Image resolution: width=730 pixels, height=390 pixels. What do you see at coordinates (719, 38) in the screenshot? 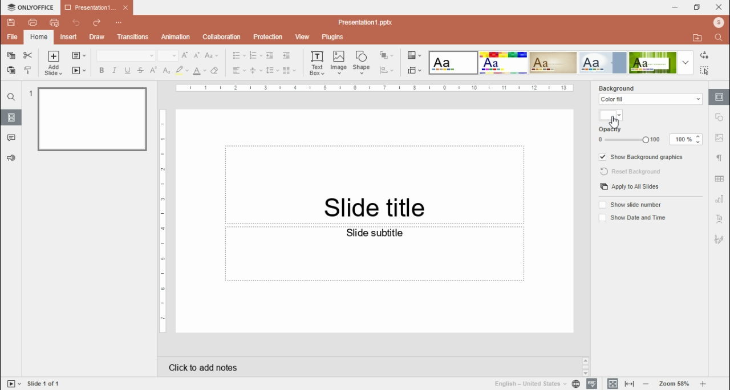
I see `find` at bounding box center [719, 38].